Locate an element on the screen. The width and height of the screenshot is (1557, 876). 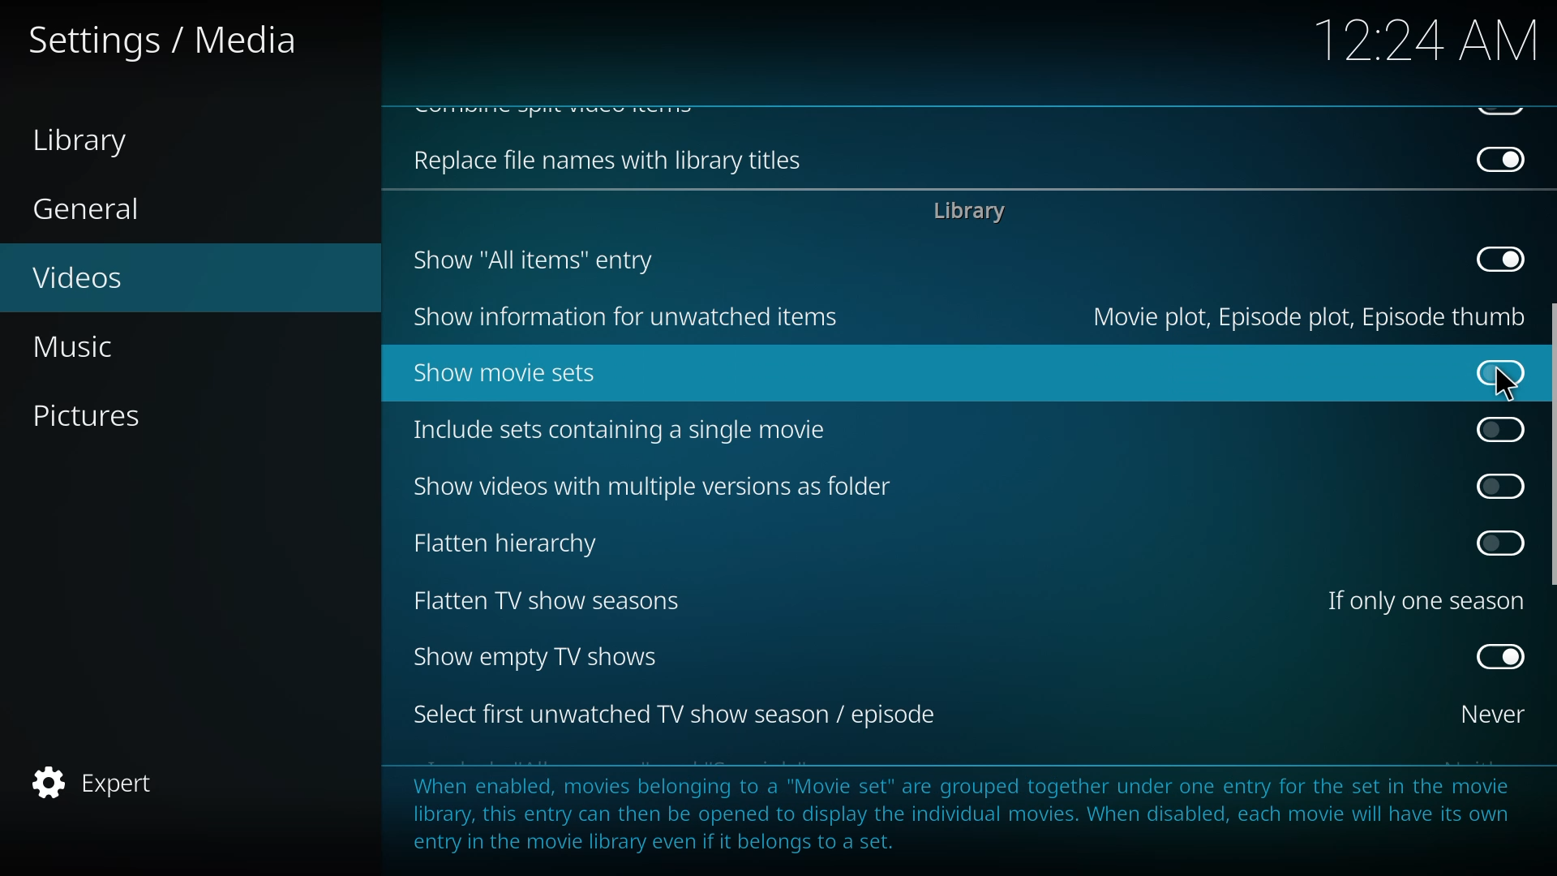
flatten hierarchy is located at coordinates (508, 542).